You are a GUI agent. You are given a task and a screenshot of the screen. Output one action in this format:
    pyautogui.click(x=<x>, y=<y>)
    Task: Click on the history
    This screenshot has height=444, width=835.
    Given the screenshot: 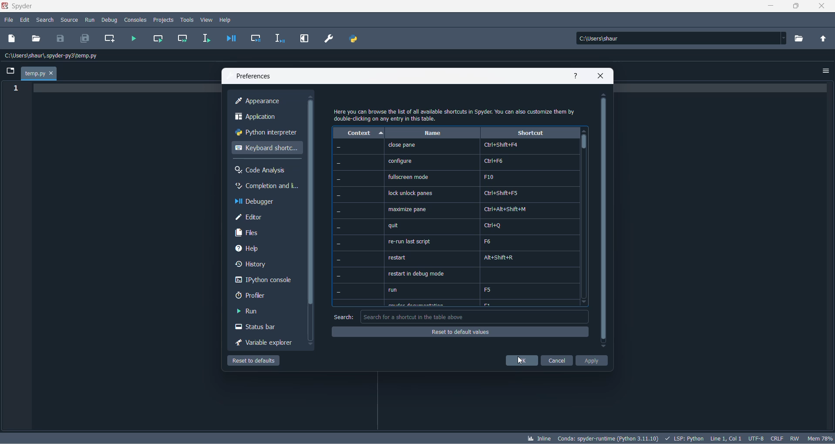 What is the action you would take?
    pyautogui.click(x=263, y=266)
    